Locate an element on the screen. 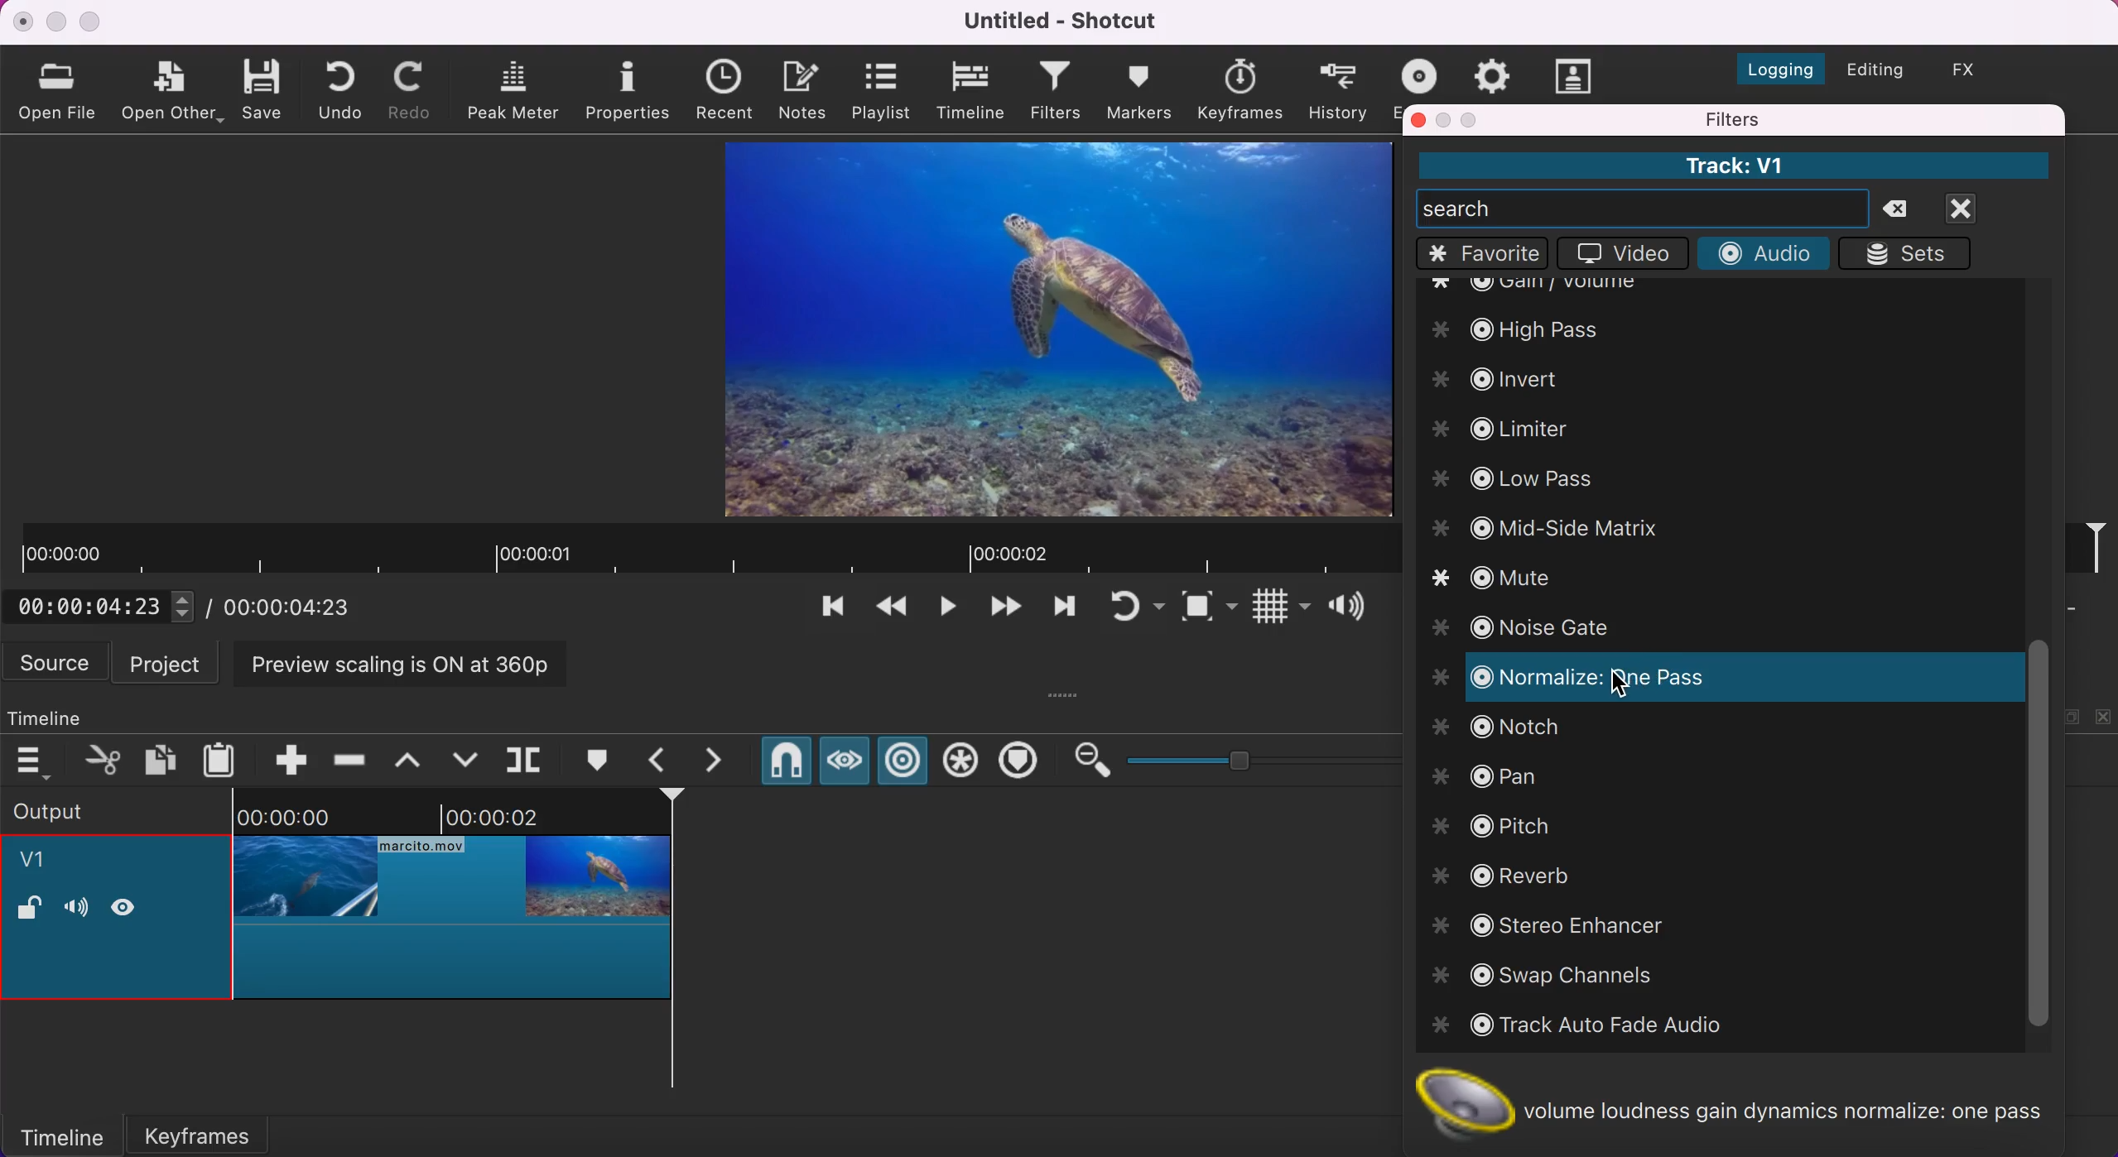 The height and width of the screenshot is (1157, 2118). maximize is located at coordinates (1473, 119).